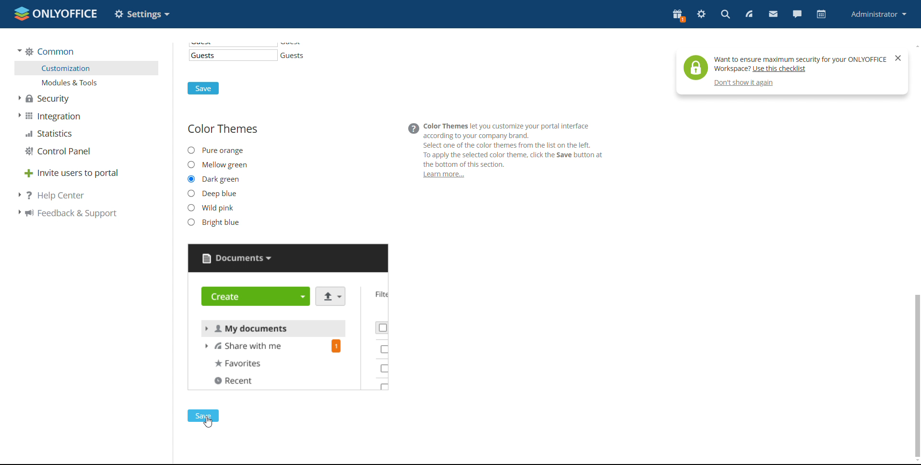 The image size is (921, 465). Describe the element at coordinates (50, 134) in the screenshot. I see `statistica` at that location.